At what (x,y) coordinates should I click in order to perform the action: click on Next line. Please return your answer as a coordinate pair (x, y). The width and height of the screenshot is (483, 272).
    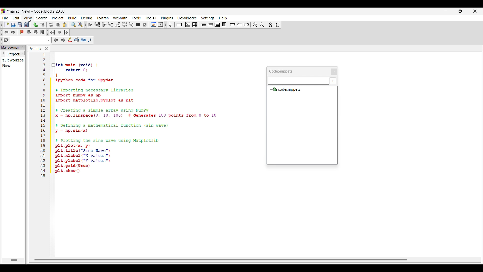
    Looking at the image, I should click on (104, 25).